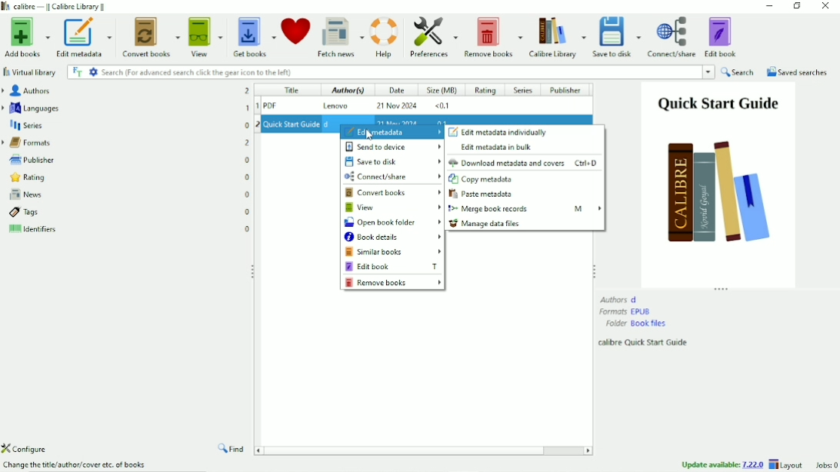 Image resolution: width=840 pixels, height=472 pixels. Describe the element at coordinates (394, 252) in the screenshot. I see `Similar books` at that location.